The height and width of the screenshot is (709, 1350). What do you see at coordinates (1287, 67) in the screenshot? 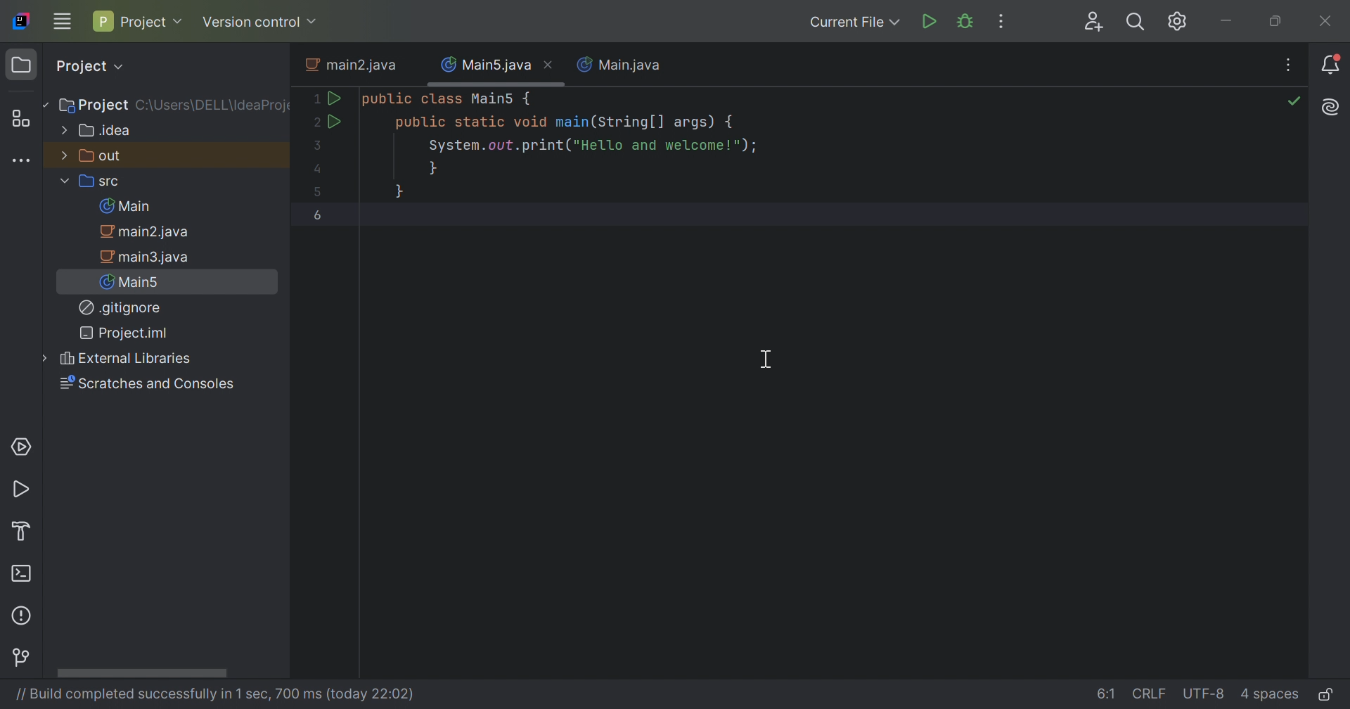
I see `Recent Files, Tab Actions, and More` at bounding box center [1287, 67].